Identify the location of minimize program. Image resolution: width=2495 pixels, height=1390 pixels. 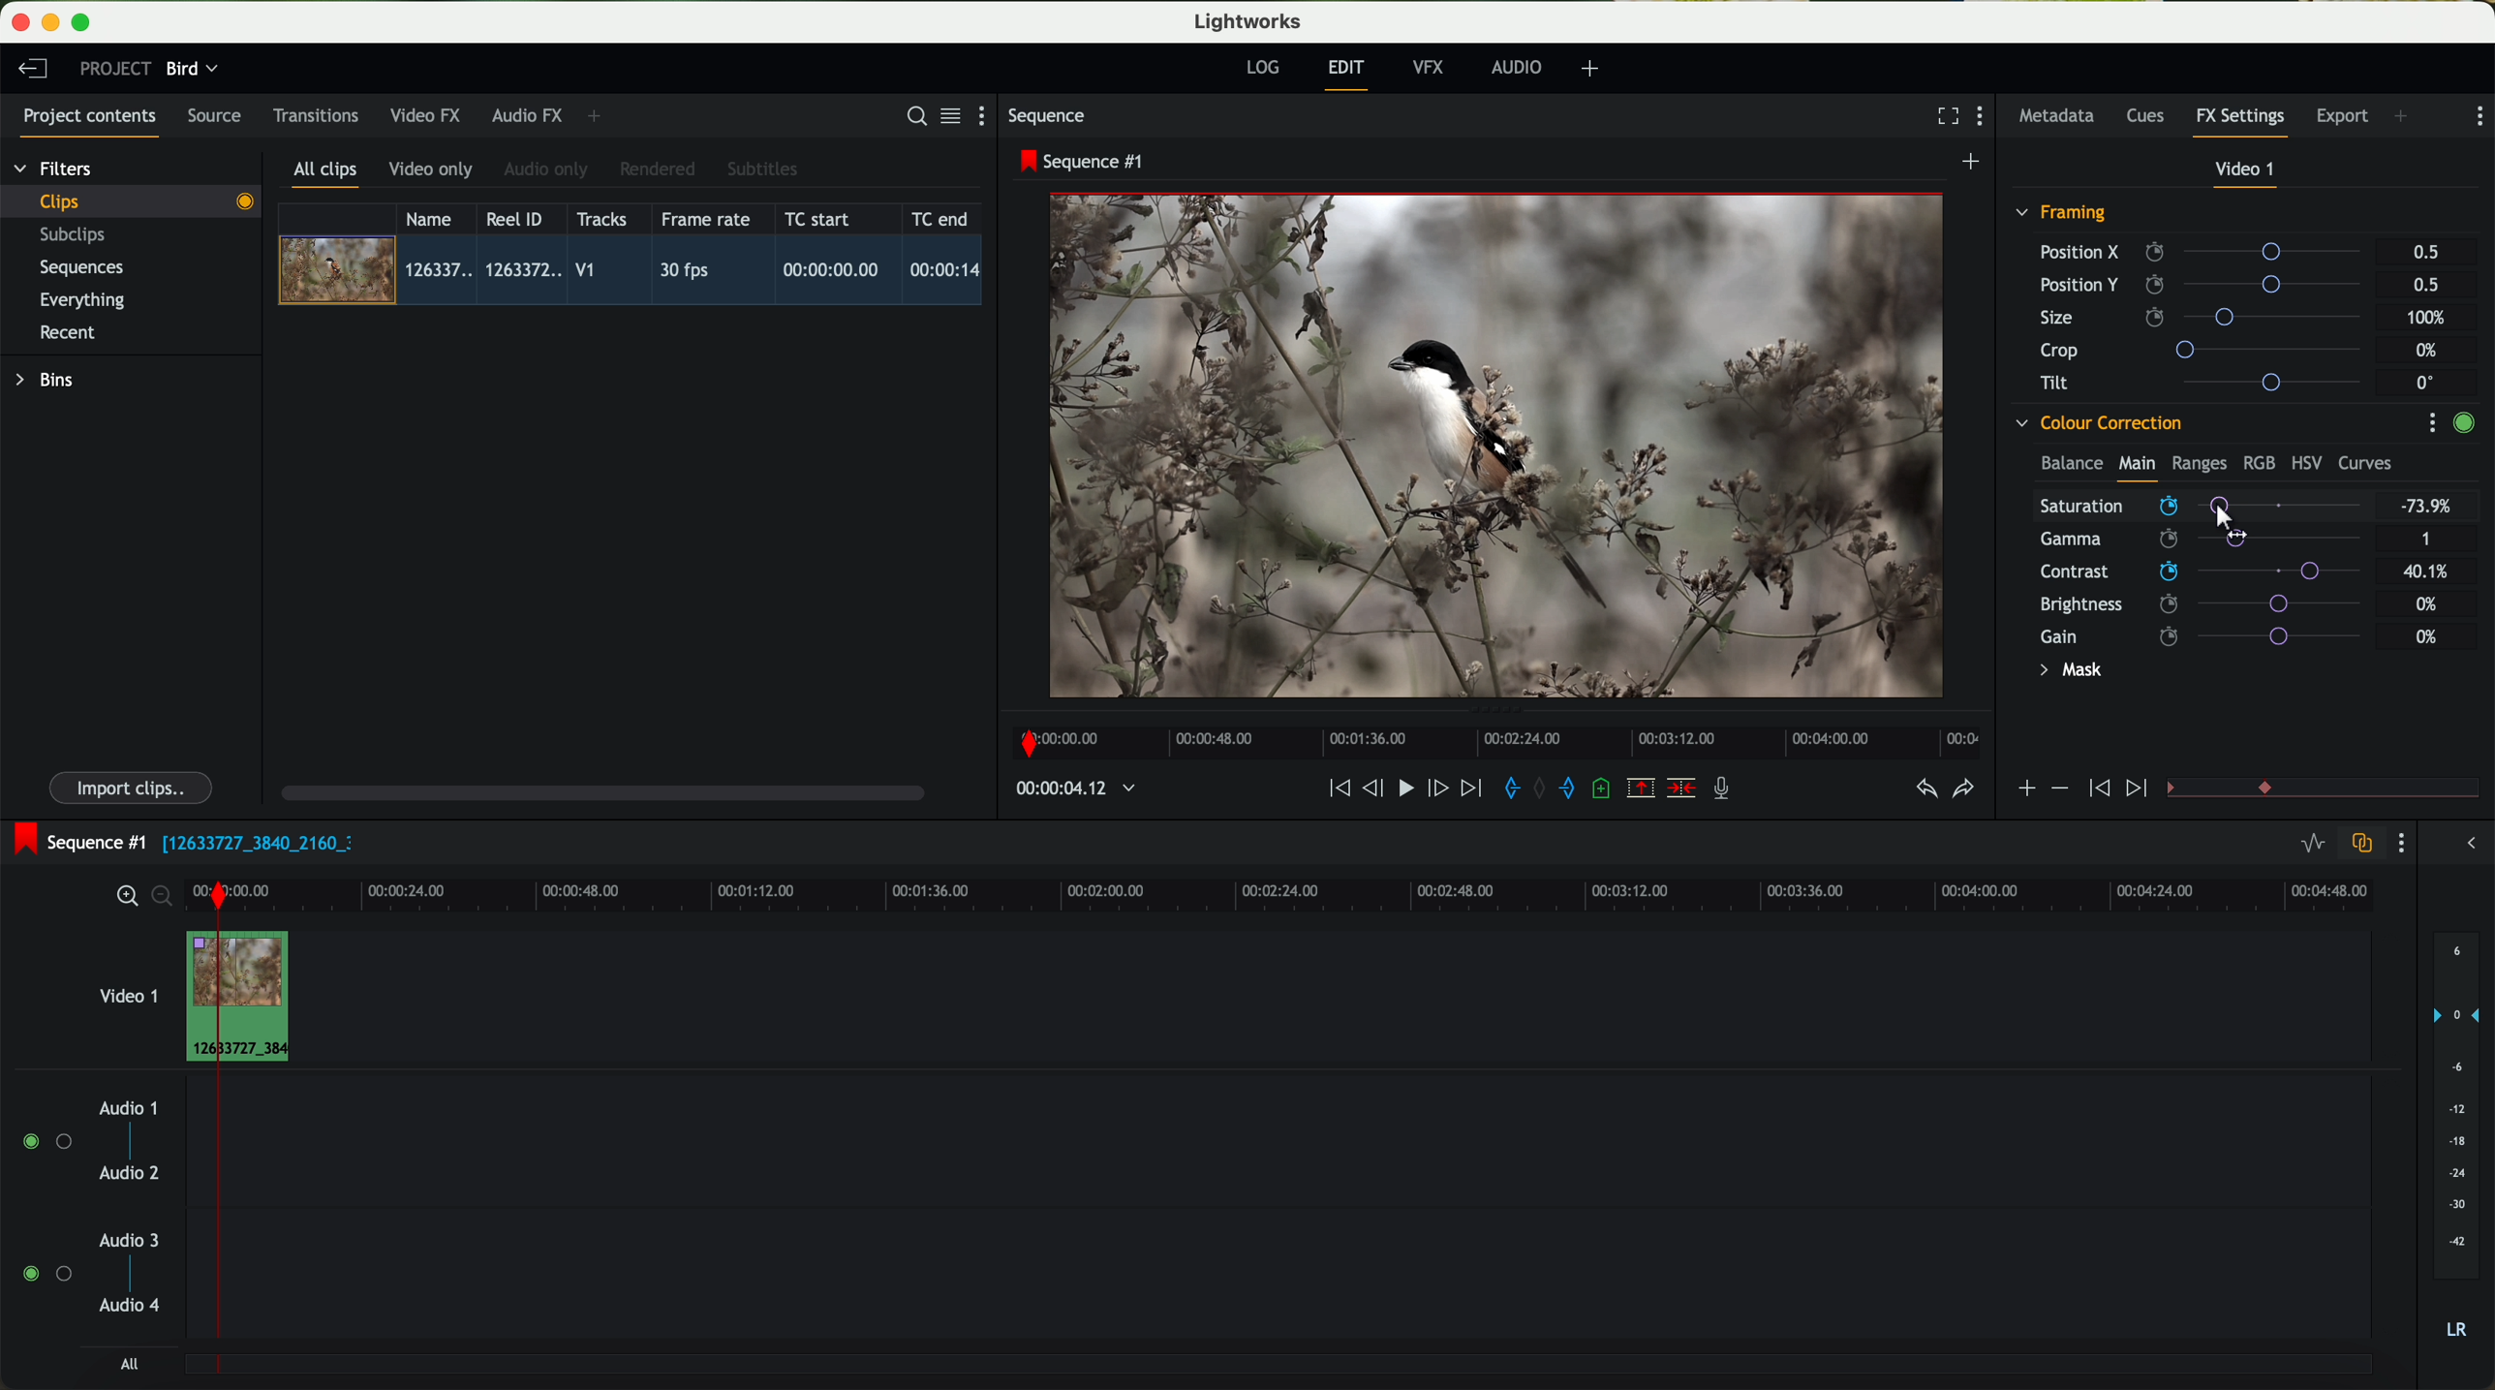
(54, 23).